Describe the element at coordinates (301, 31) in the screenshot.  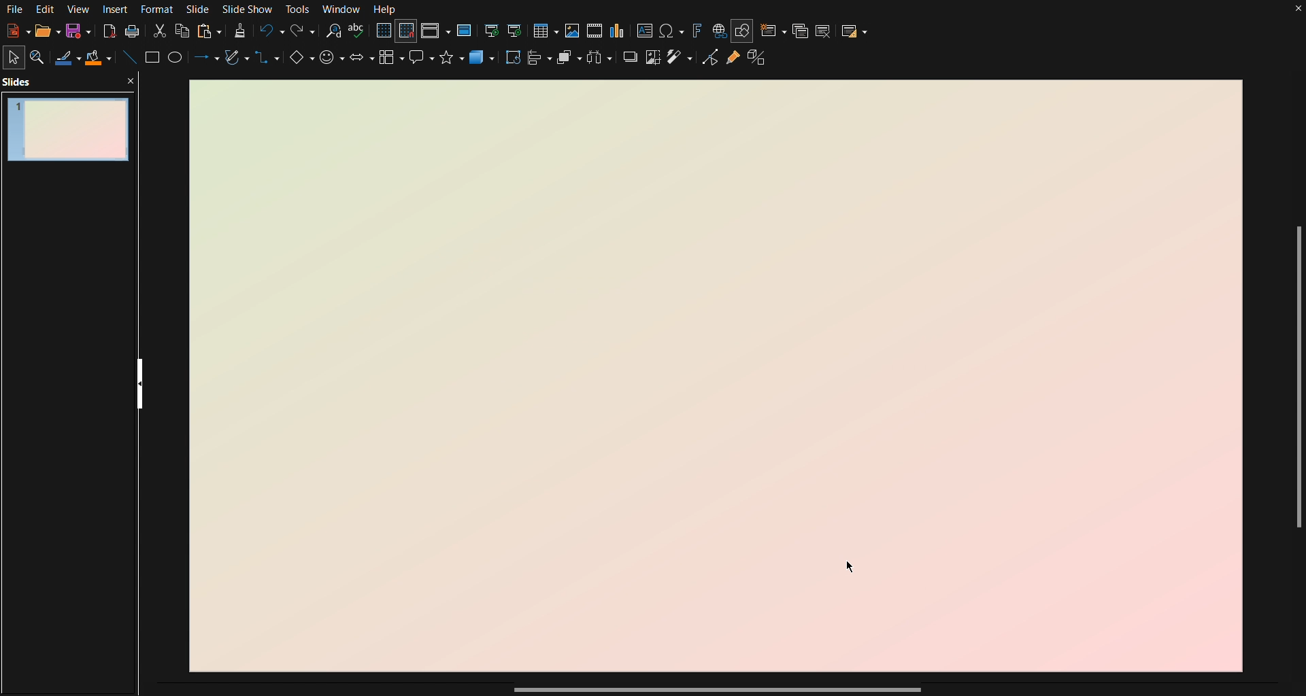
I see `Redo` at that location.